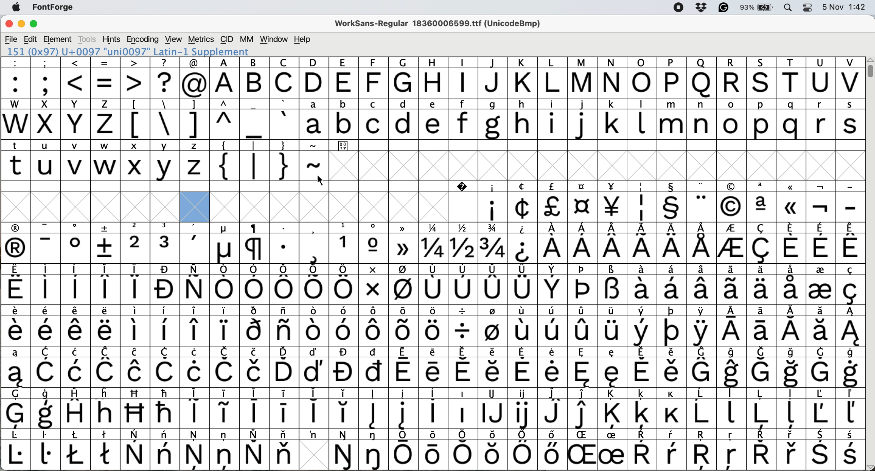 The image size is (875, 471). Describe the element at coordinates (314, 243) in the screenshot. I see `symbol` at that location.